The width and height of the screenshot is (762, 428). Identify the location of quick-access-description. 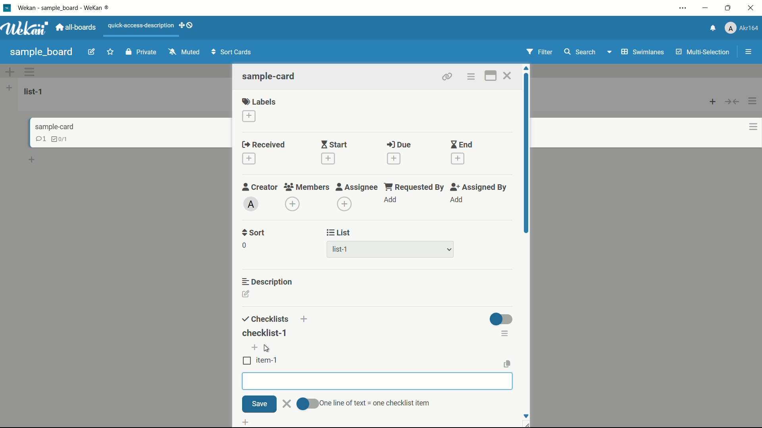
(139, 25).